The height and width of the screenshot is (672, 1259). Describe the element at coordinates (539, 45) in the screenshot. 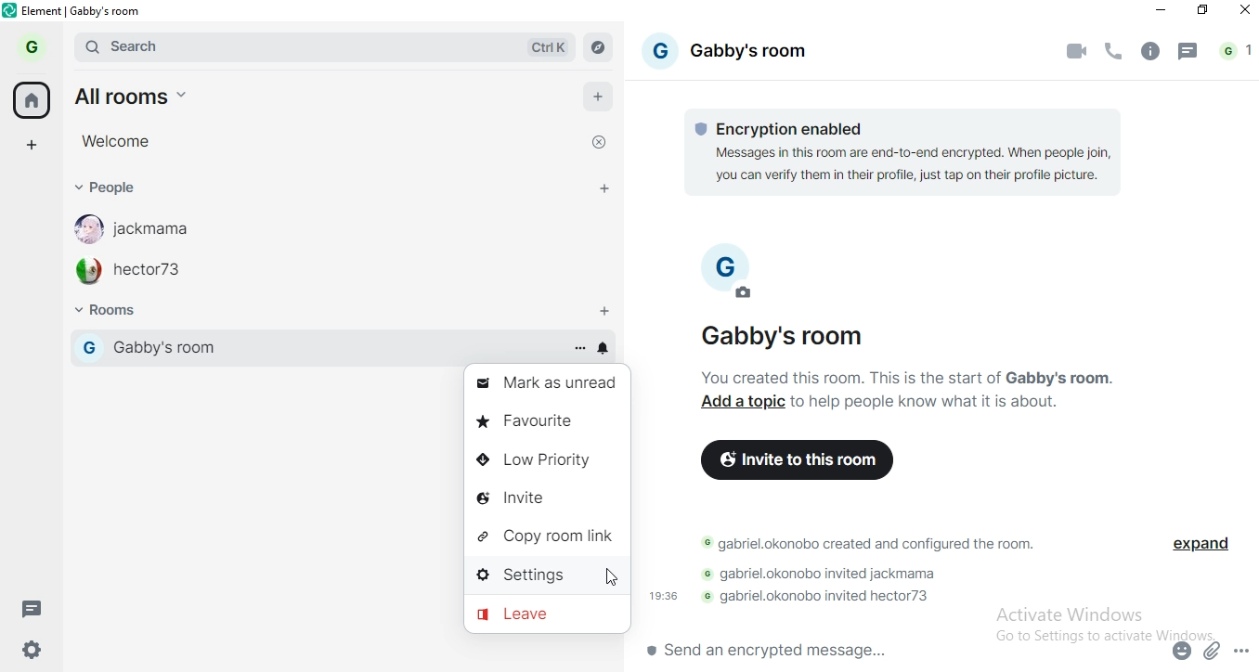

I see `ctrl k` at that location.